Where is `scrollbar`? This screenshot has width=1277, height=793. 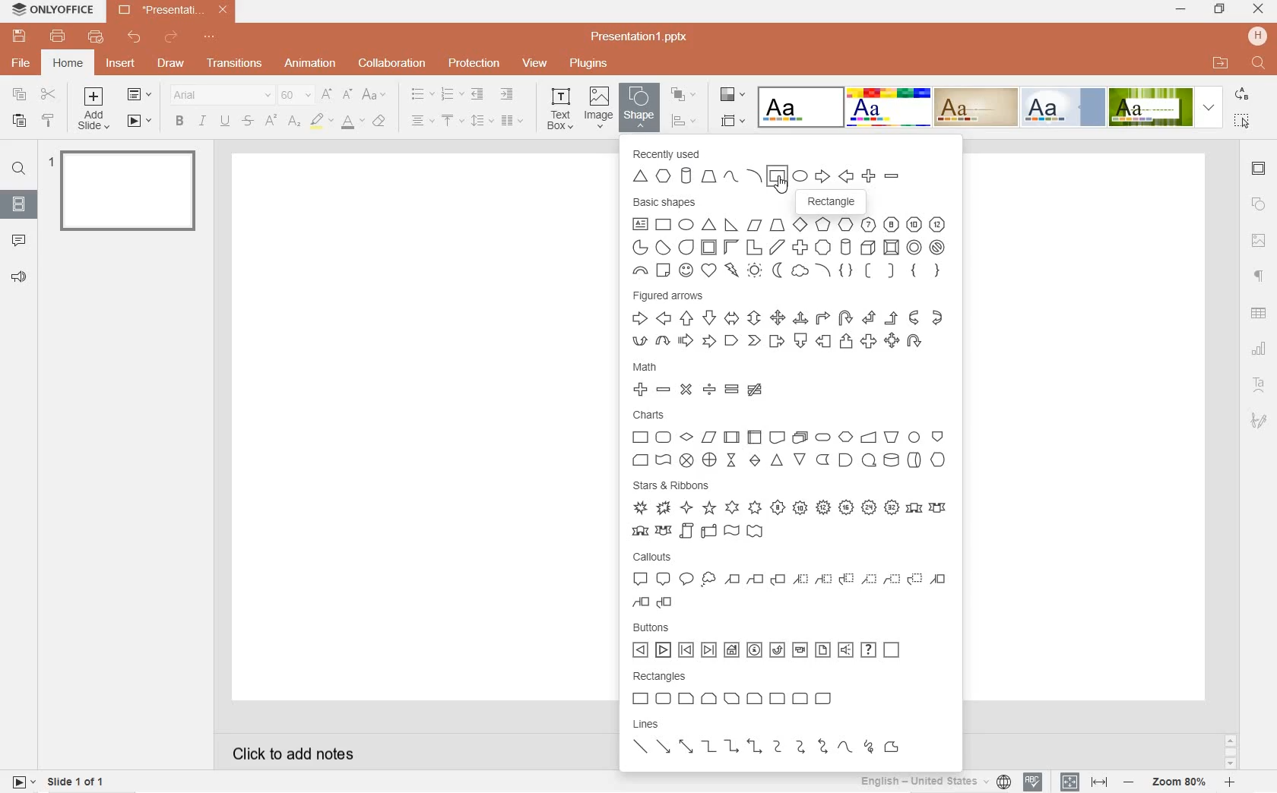
scrollbar is located at coordinates (1229, 751).